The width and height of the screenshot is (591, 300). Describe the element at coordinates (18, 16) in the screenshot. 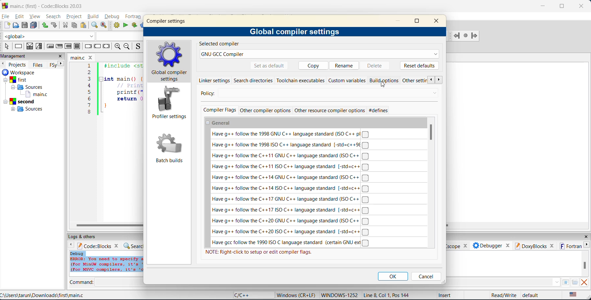

I see `edit` at that location.